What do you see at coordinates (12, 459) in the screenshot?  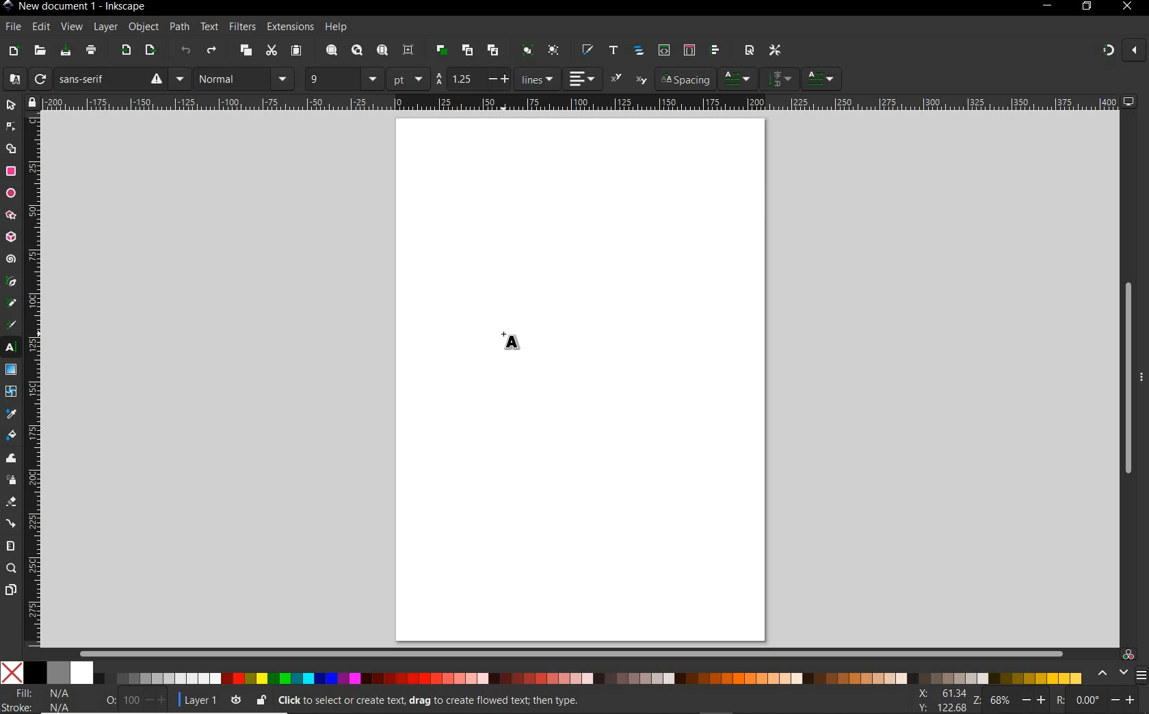 I see `tweak tool` at bounding box center [12, 459].